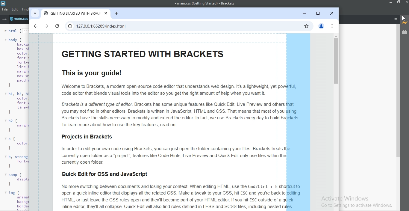 Image resolution: width=409 pixels, height=211 pixels. I want to click on live preview, so click(405, 23).